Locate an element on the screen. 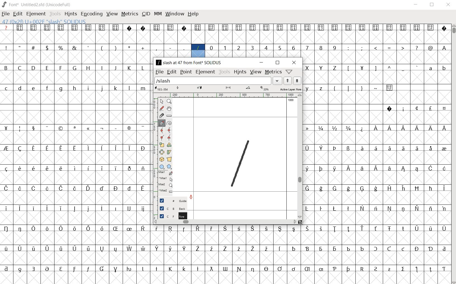 The width and height of the screenshot is (456, 284). MM is located at coordinates (157, 14).